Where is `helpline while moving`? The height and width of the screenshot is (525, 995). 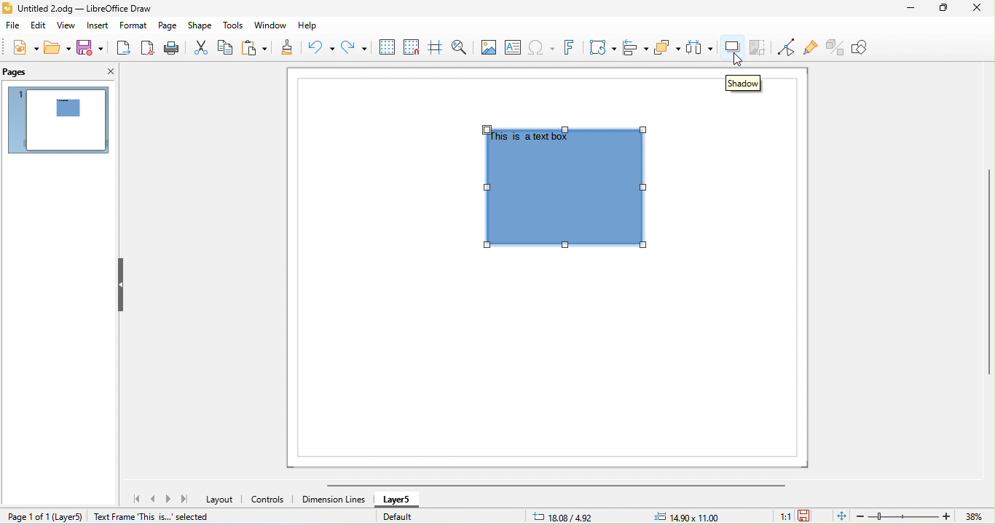
helpline while moving is located at coordinates (438, 47).